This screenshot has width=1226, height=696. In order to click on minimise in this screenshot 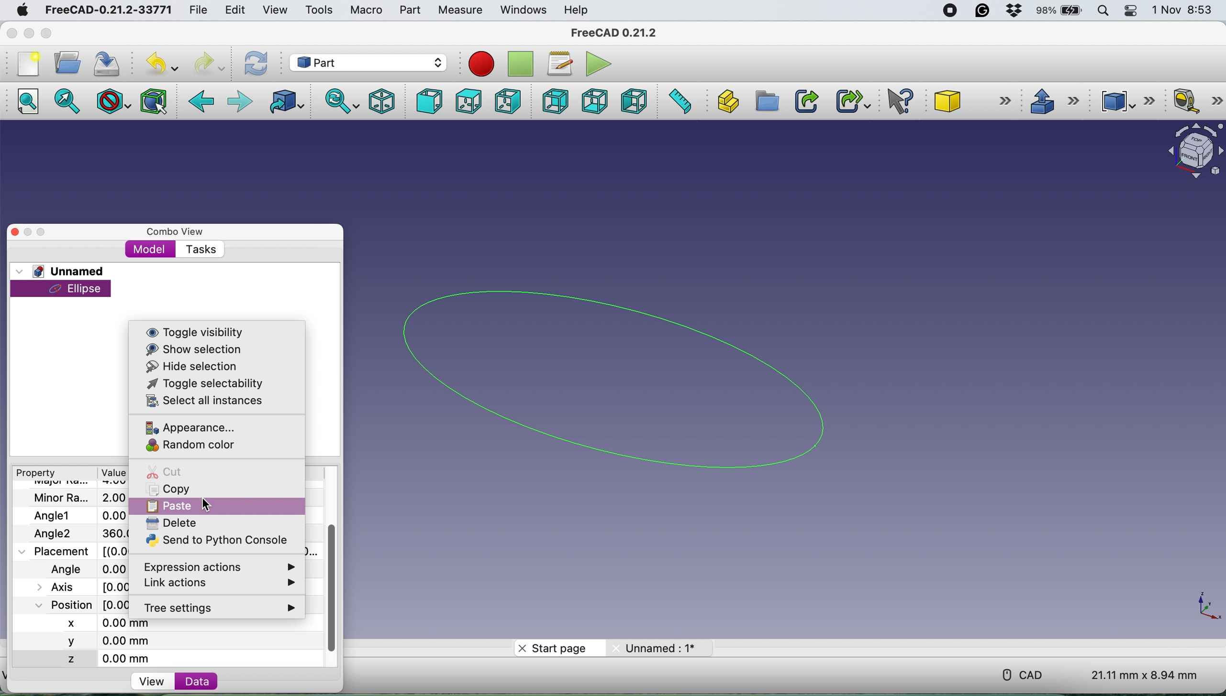, I will do `click(29, 232)`.